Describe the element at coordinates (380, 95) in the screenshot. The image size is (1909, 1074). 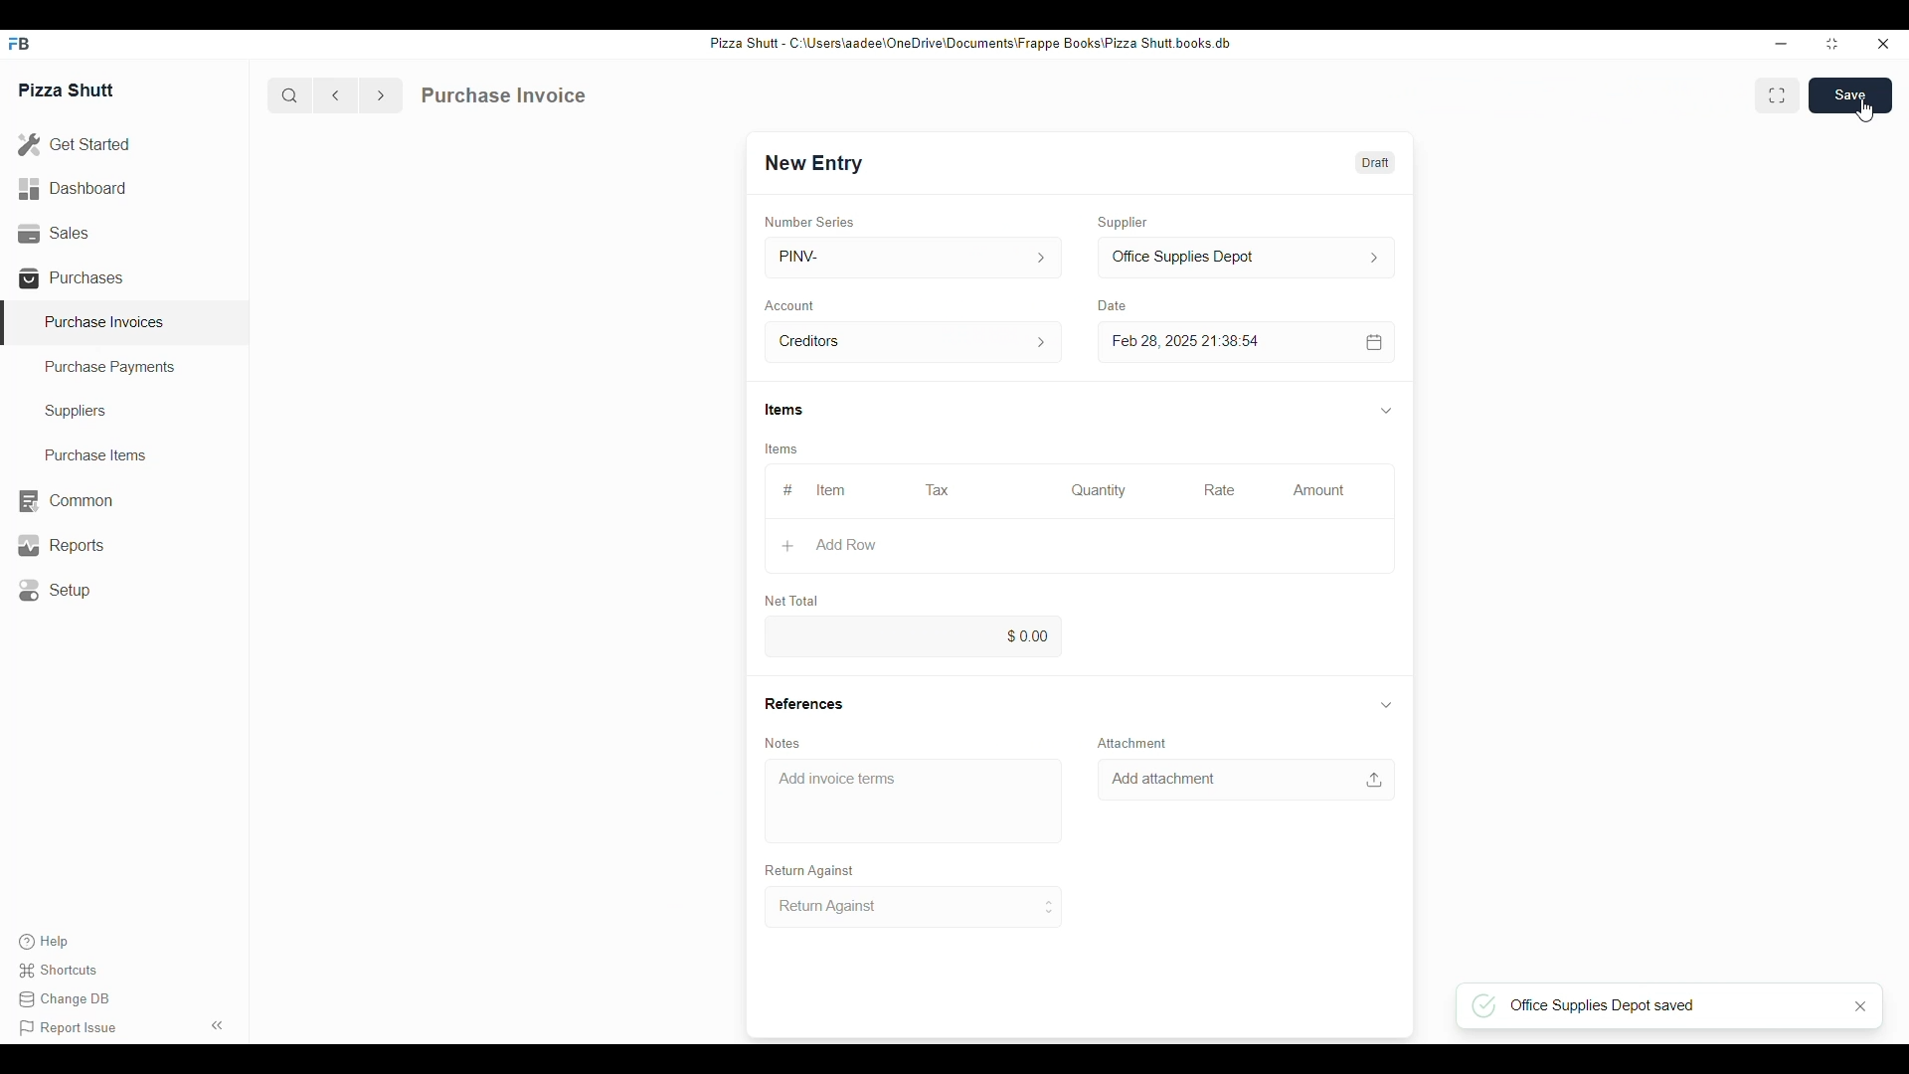
I see `forward` at that location.